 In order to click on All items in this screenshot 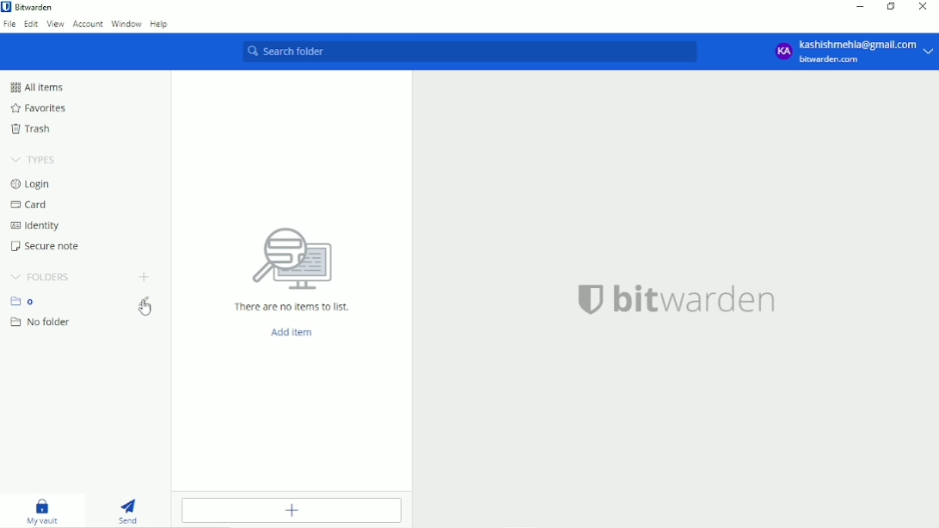, I will do `click(36, 87)`.